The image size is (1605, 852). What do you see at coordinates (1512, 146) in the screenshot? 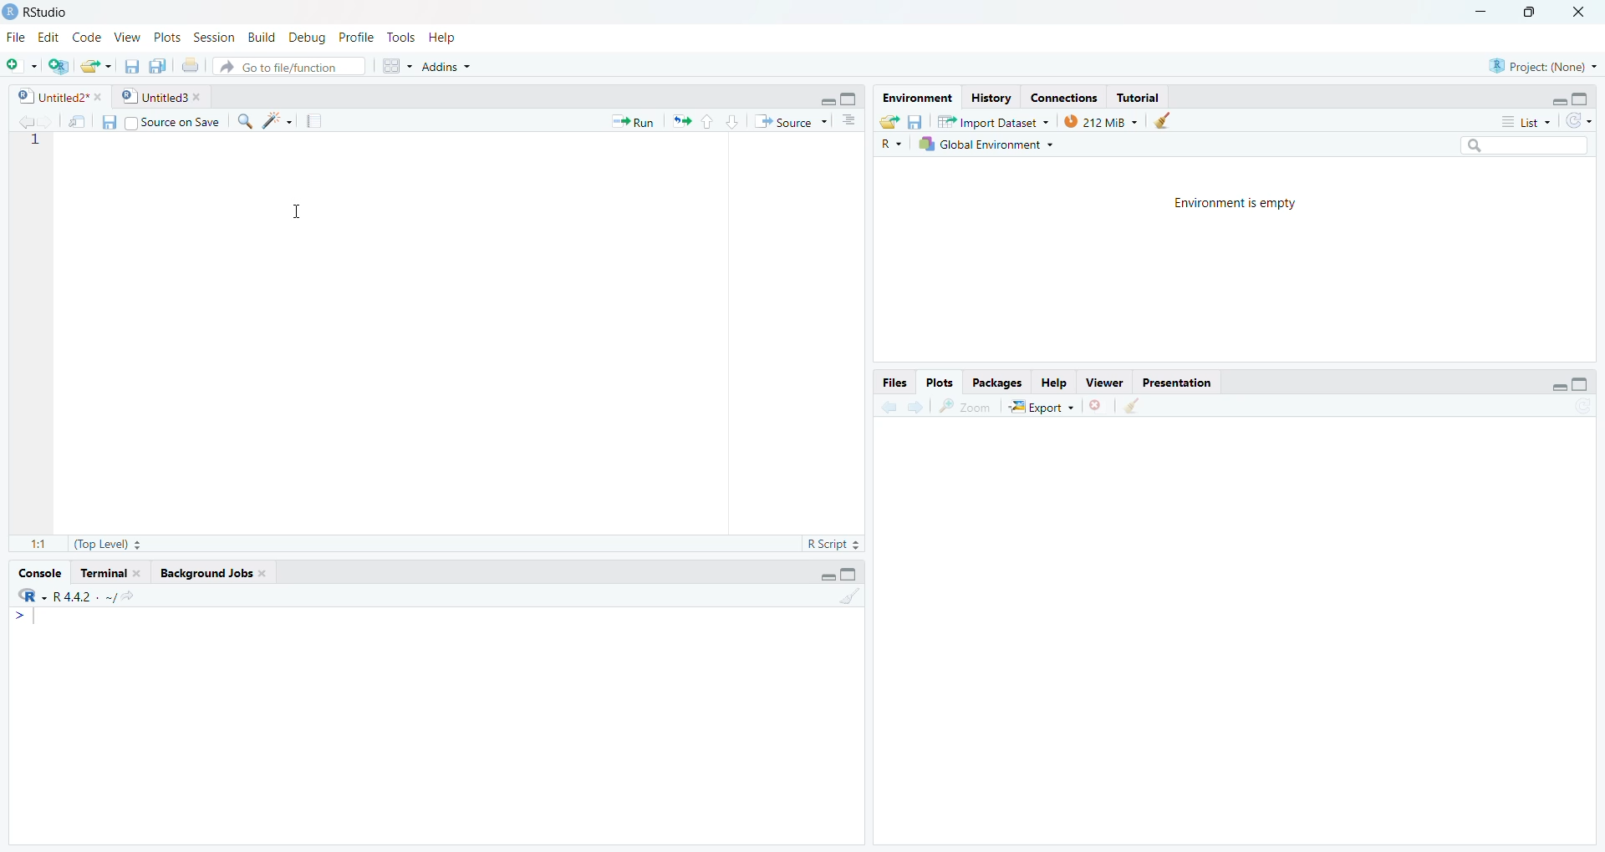
I see `Search bar` at bounding box center [1512, 146].